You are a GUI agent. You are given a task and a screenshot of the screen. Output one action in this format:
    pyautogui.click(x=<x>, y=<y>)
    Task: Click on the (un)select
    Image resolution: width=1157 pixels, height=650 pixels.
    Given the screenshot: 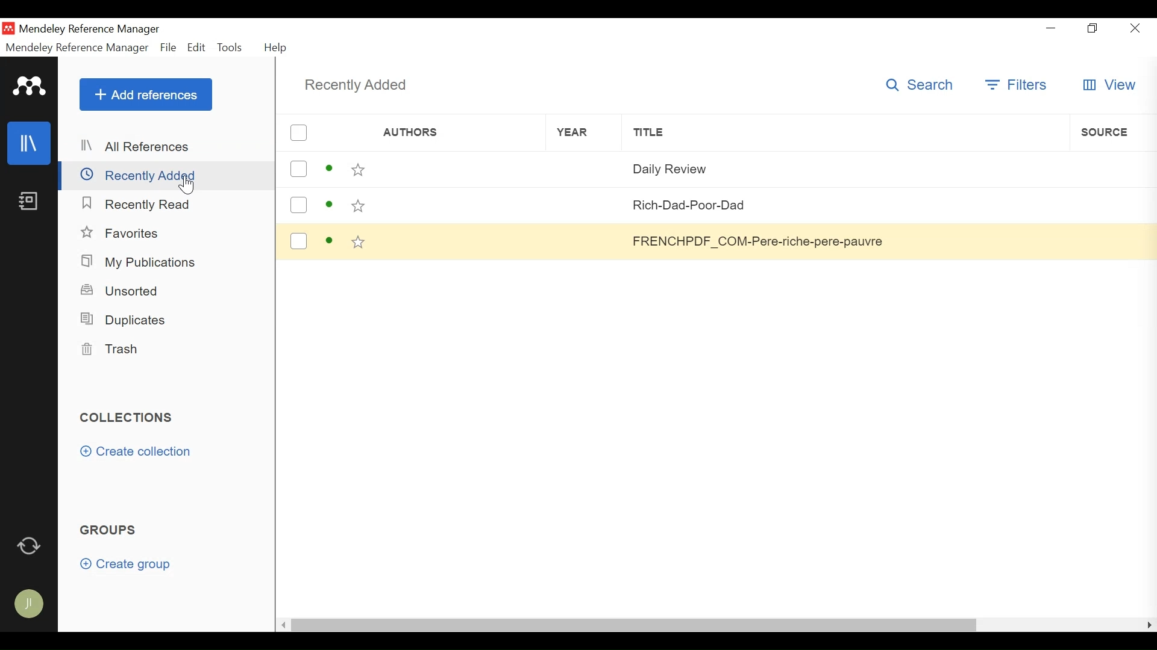 What is the action you would take?
    pyautogui.click(x=299, y=132)
    